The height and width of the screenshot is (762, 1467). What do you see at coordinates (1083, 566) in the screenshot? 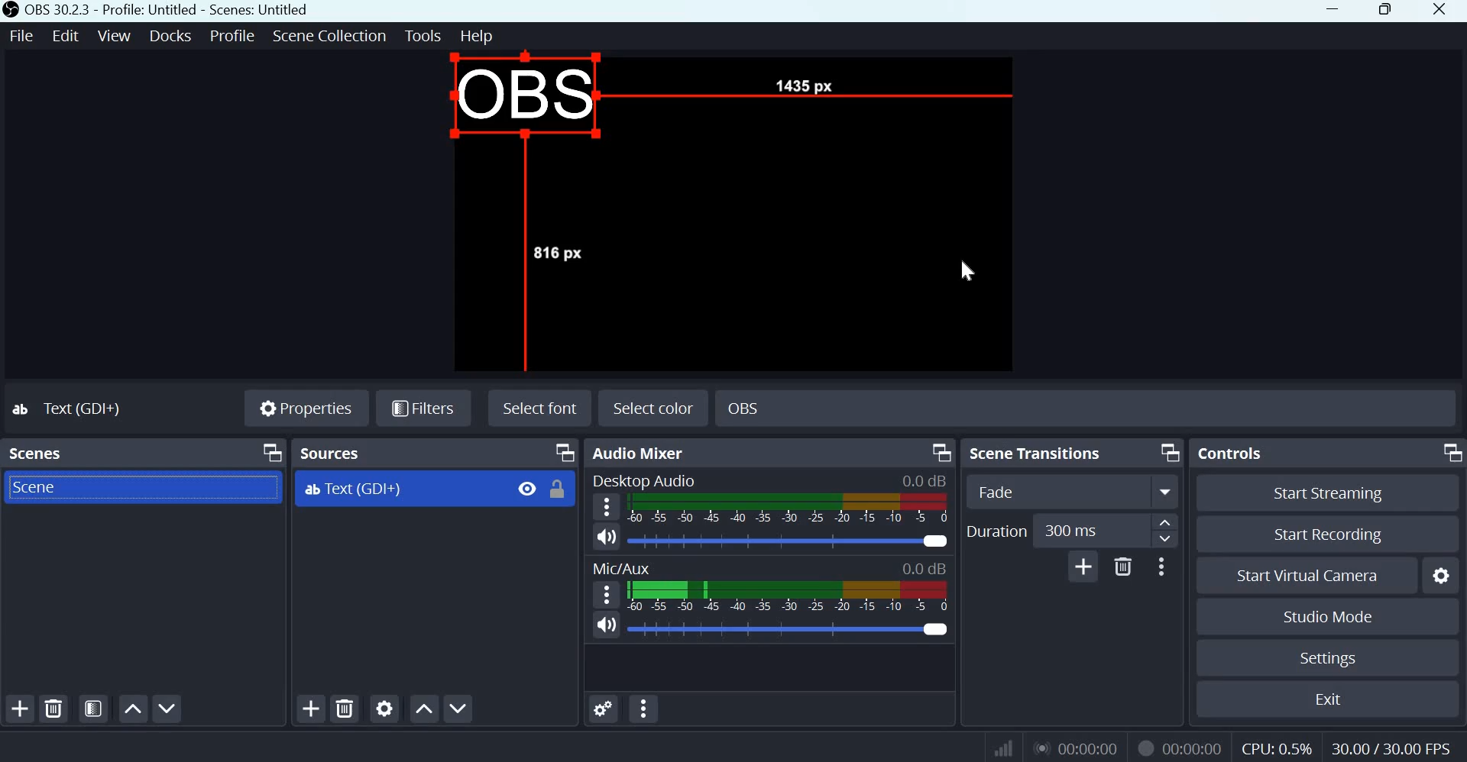
I see `Add Transition` at bounding box center [1083, 566].